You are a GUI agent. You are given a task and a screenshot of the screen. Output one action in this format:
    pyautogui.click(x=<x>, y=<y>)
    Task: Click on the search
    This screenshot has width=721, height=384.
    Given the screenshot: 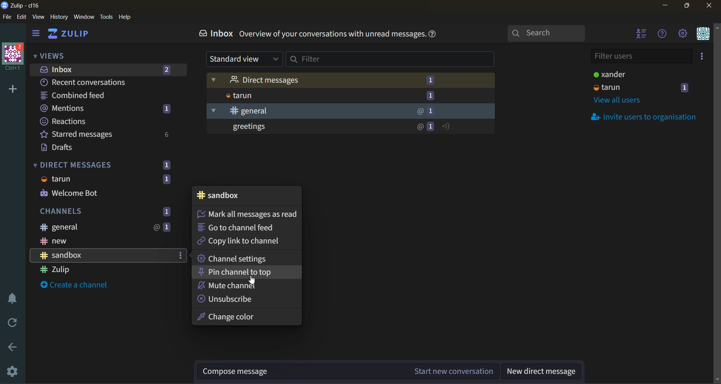 What is the action you would take?
    pyautogui.click(x=545, y=34)
    